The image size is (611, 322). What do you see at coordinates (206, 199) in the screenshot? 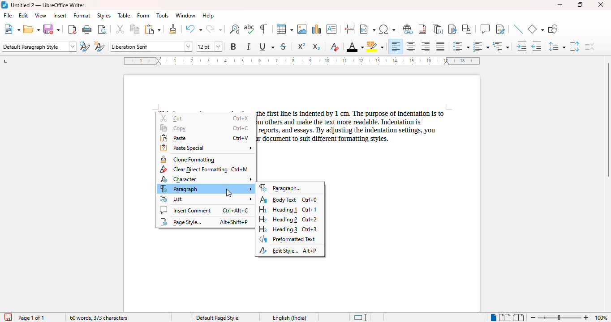
I see `list` at bounding box center [206, 199].